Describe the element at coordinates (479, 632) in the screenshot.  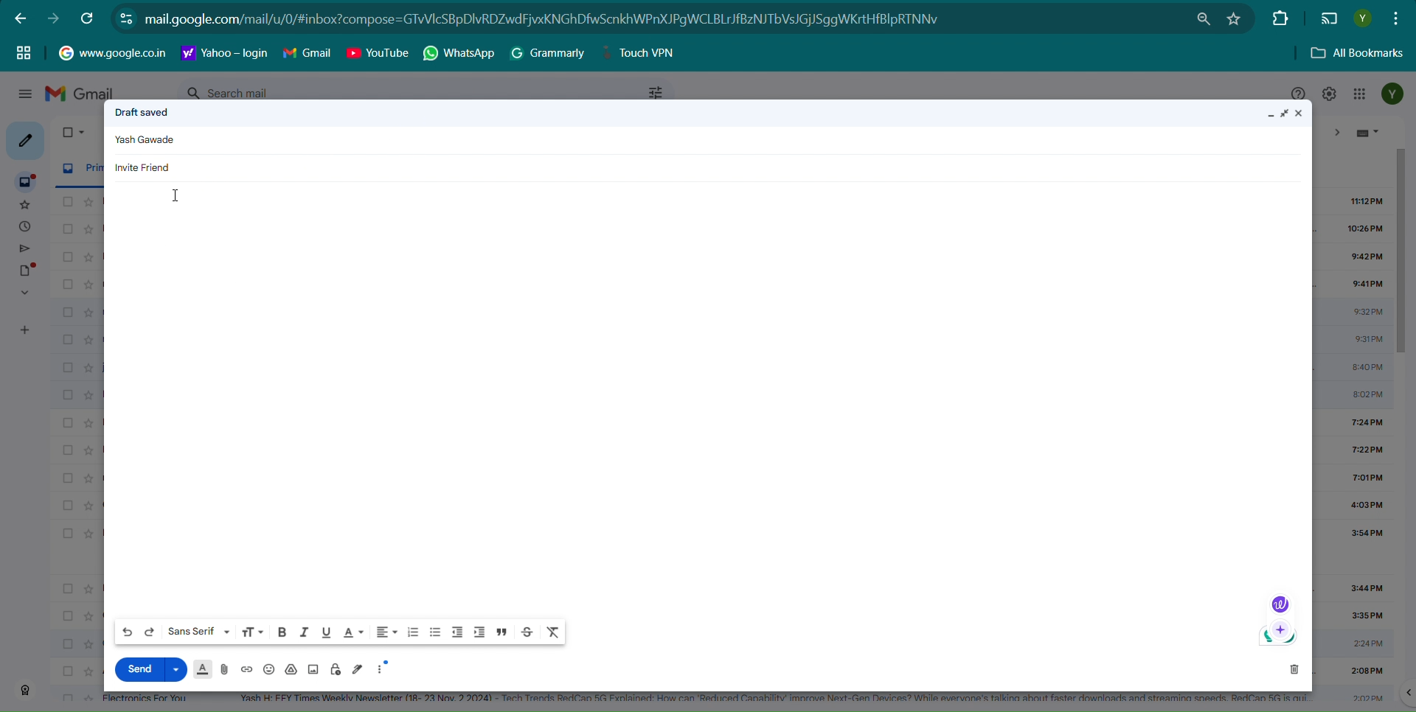
I see `Indent more` at that location.